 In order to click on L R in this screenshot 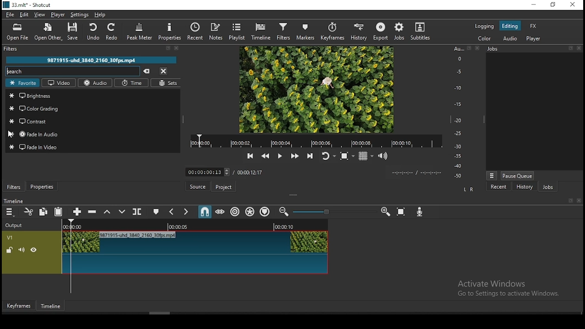, I will do `click(467, 189)`.